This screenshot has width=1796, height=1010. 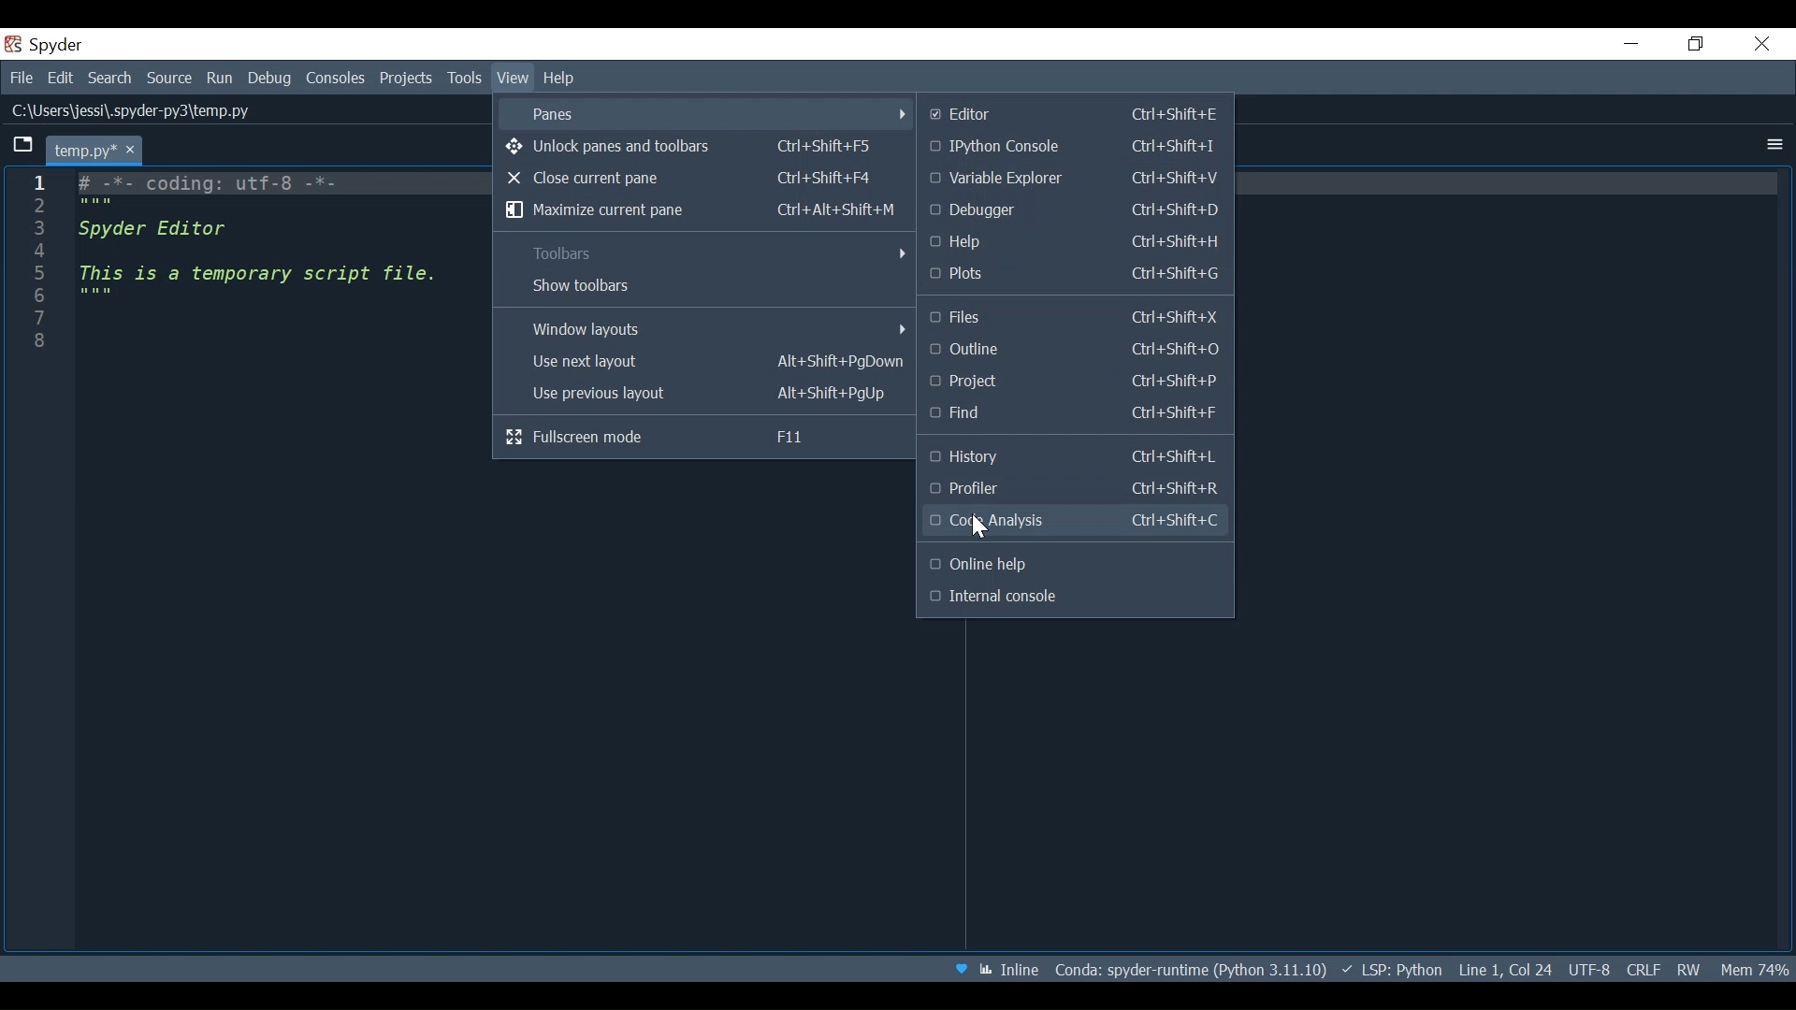 I want to click on Use next layout, so click(x=703, y=363).